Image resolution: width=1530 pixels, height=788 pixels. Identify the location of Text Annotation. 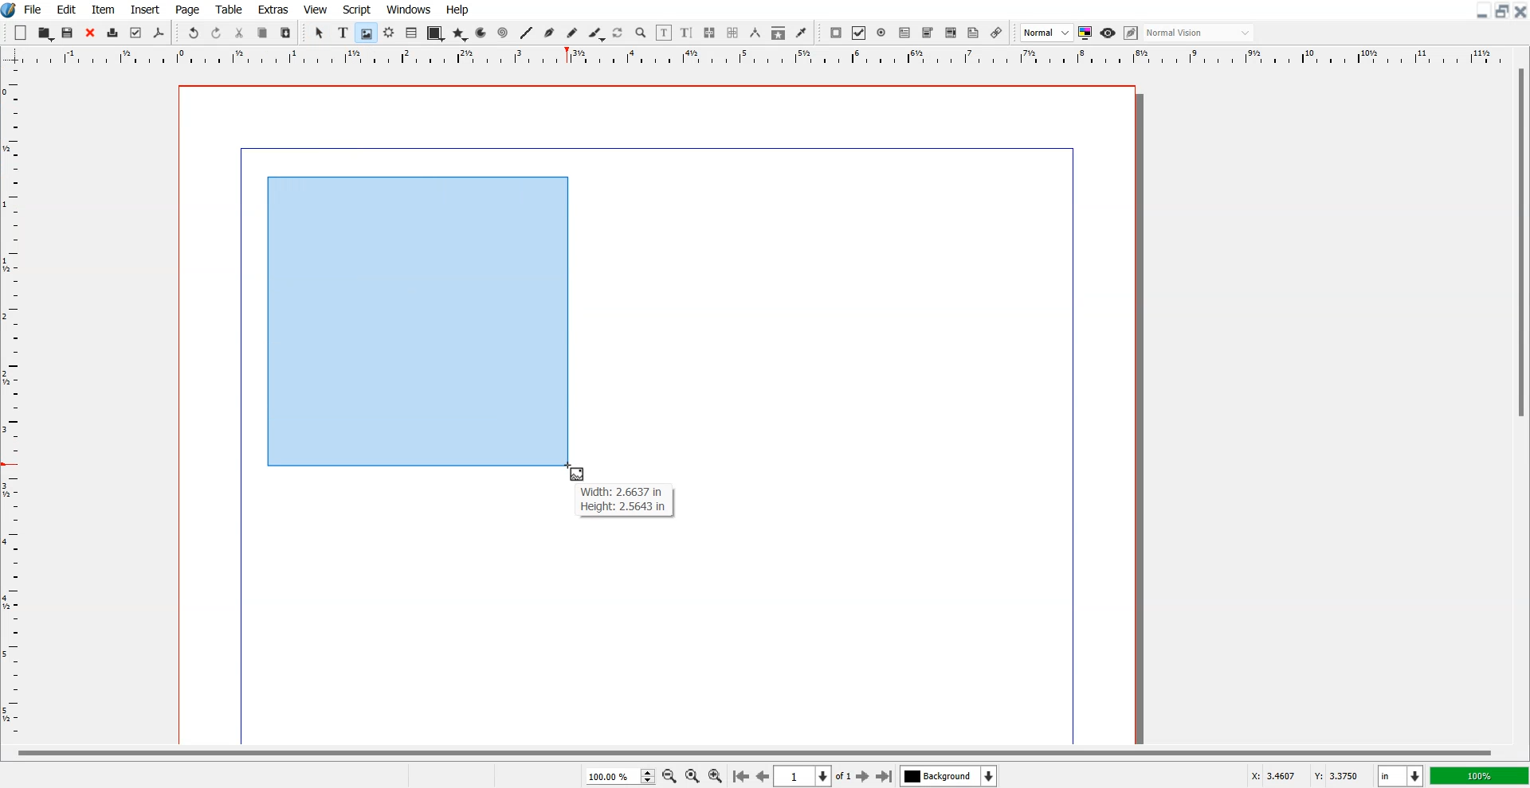
(974, 33).